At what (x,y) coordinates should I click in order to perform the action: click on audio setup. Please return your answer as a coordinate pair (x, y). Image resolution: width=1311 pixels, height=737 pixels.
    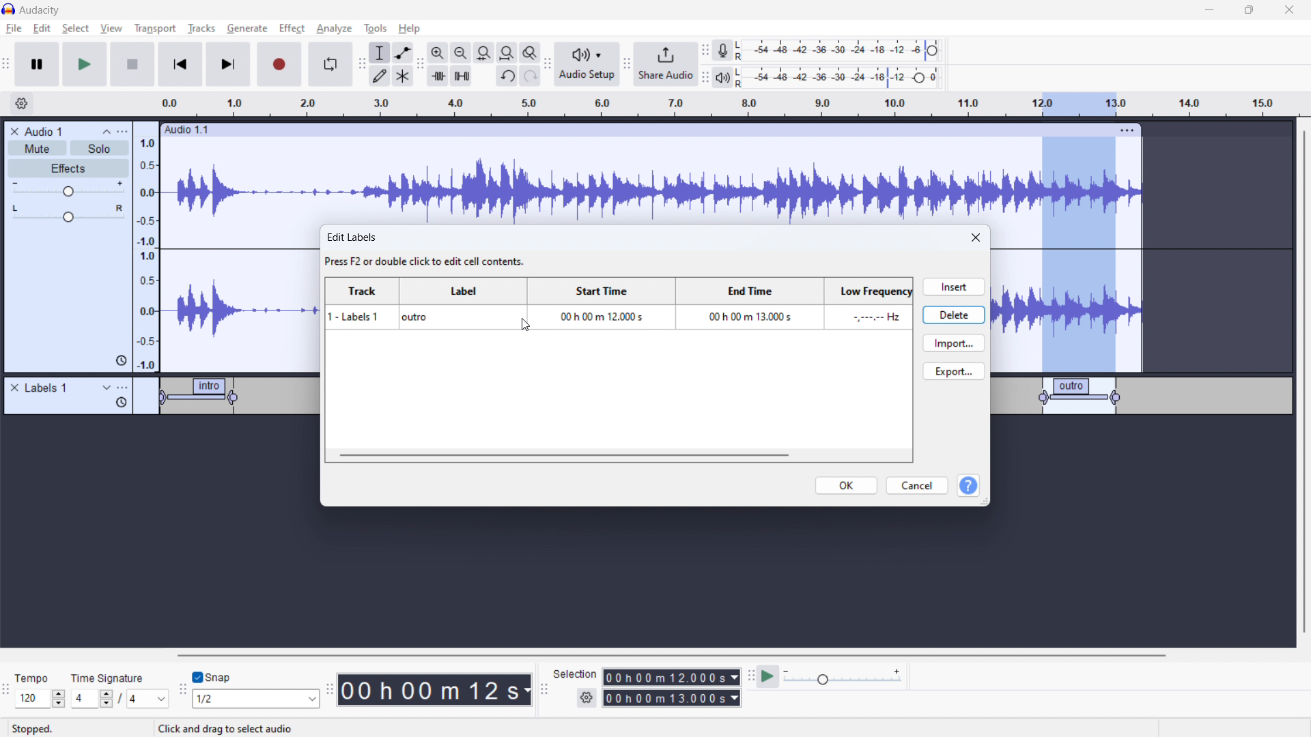
    Looking at the image, I should click on (587, 65).